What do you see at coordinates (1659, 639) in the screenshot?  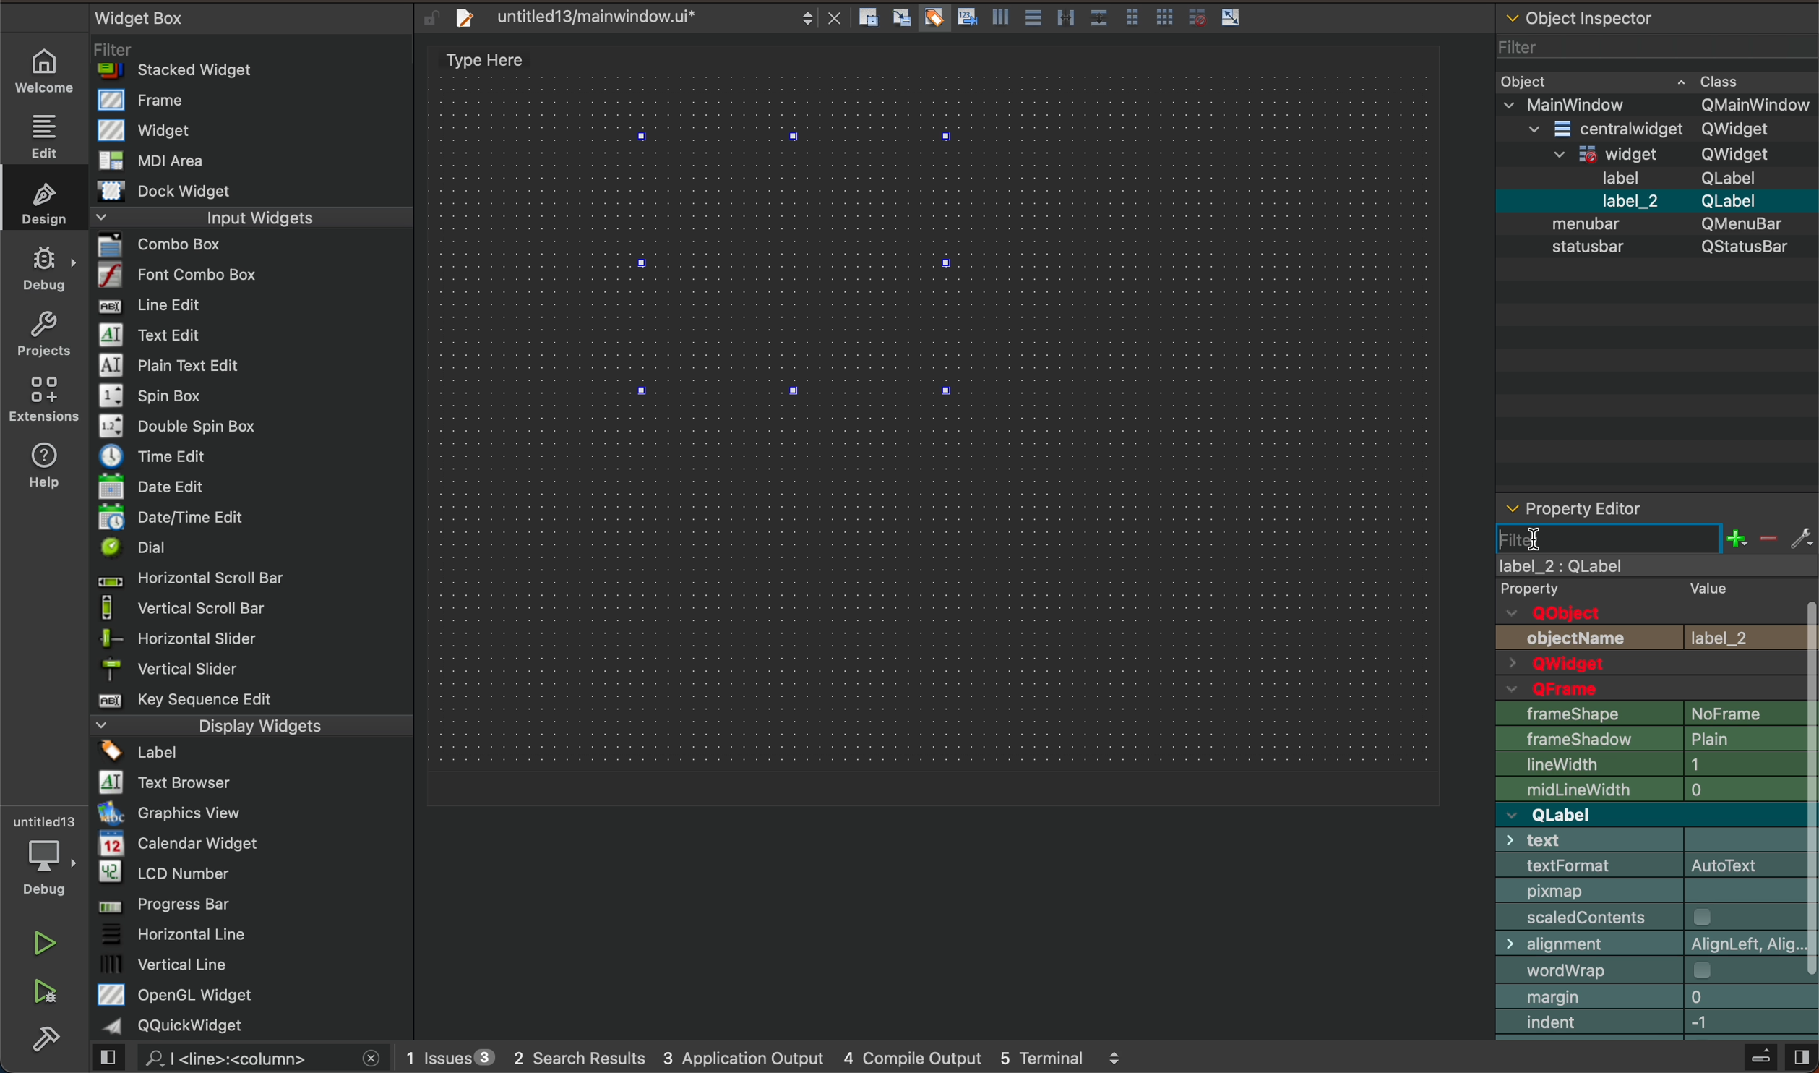 I see `` at bounding box center [1659, 639].